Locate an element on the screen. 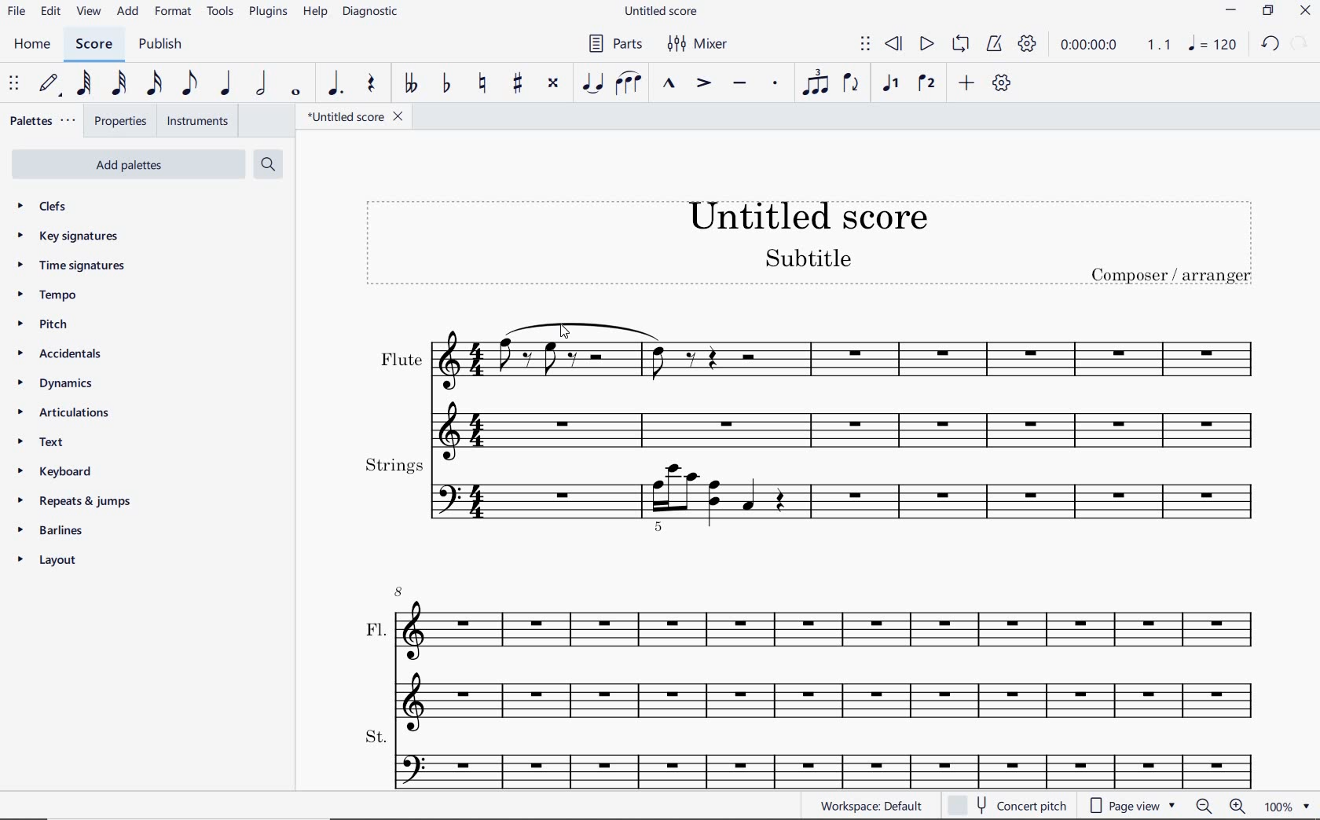 The height and width of the screenshot is (820, 1320). parts is located at coordinates (617, 44).